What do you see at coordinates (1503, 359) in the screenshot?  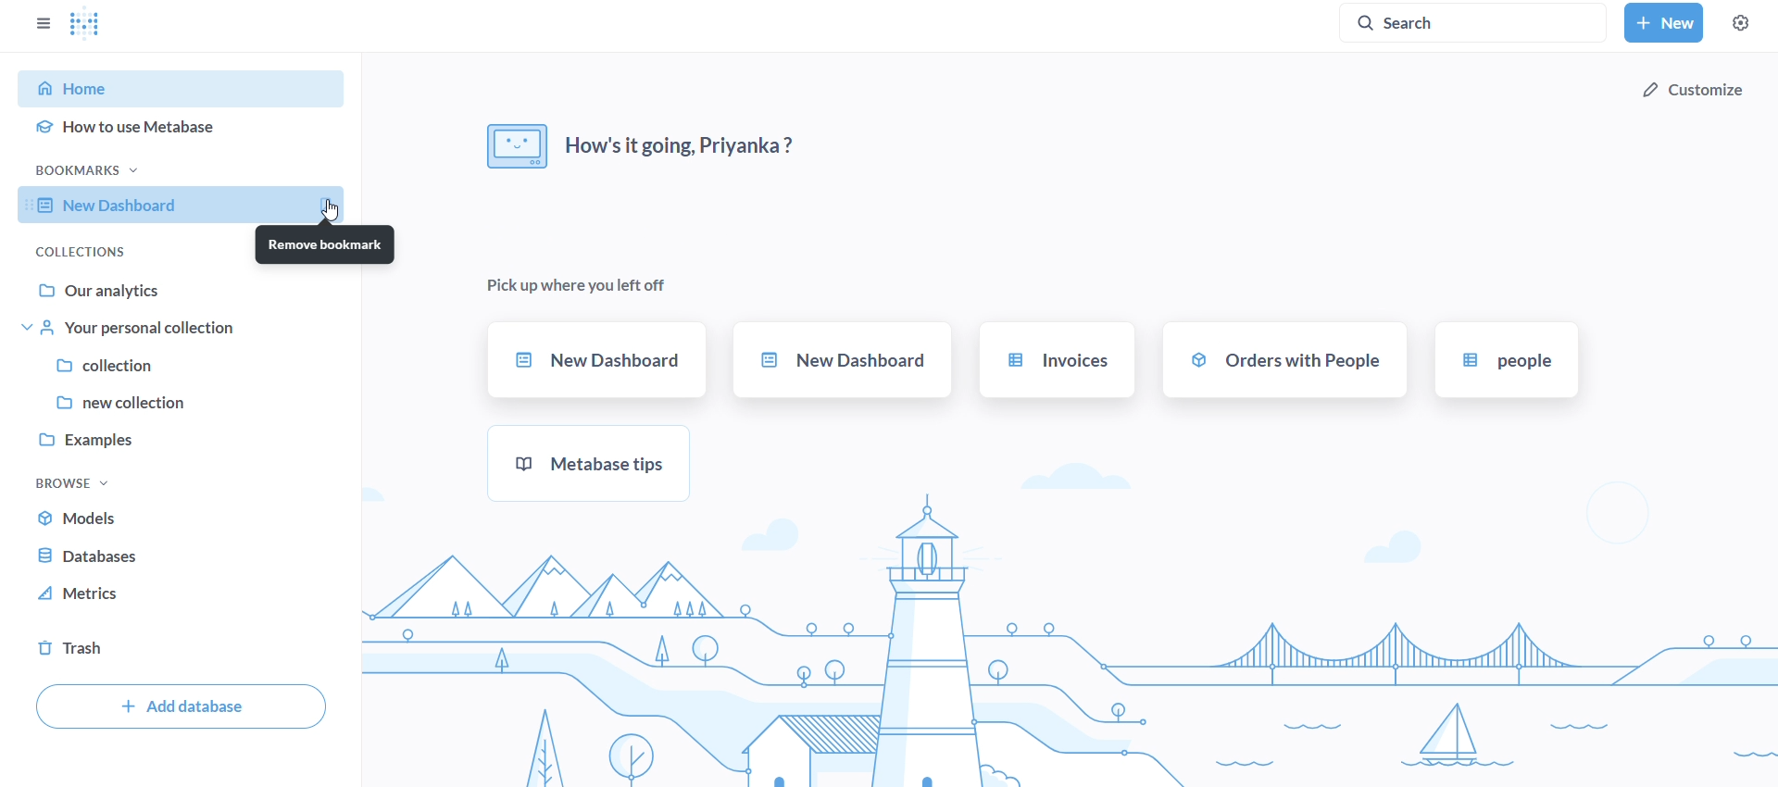 I see `people` at bounding box center [1503, 359].